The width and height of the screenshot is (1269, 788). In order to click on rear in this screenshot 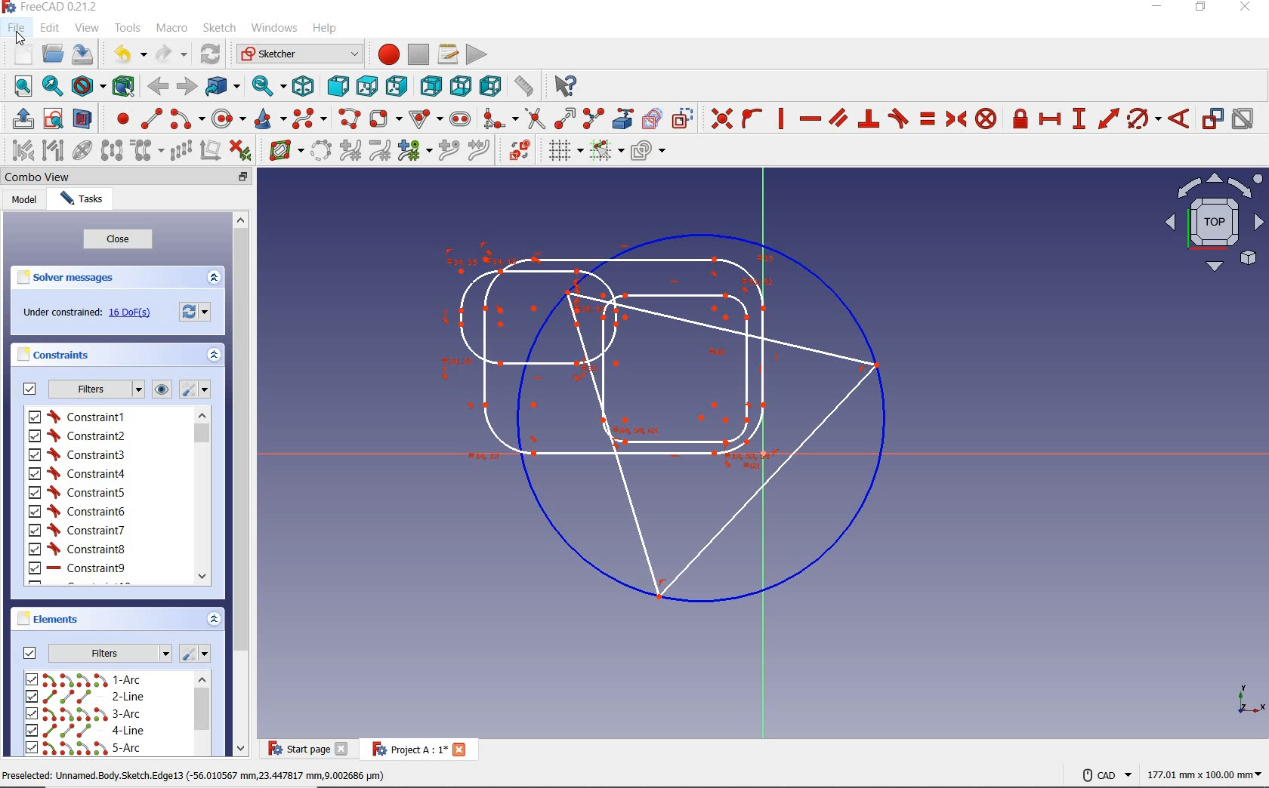, I will do `click(430, 85)`.